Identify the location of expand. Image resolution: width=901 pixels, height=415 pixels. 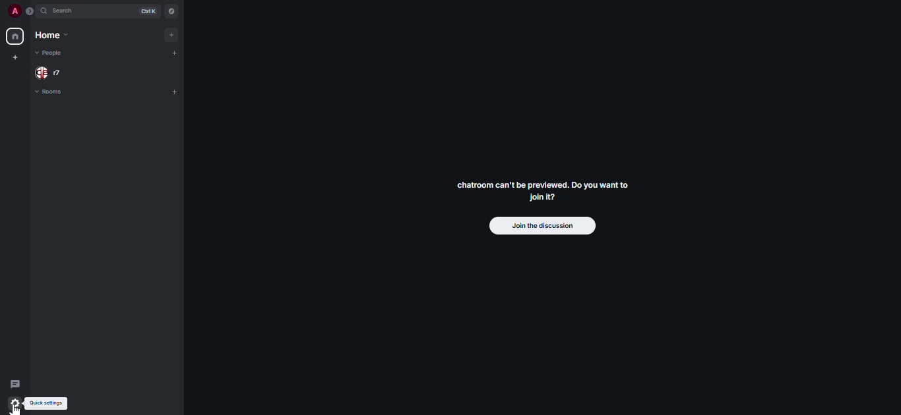
(30, 11).